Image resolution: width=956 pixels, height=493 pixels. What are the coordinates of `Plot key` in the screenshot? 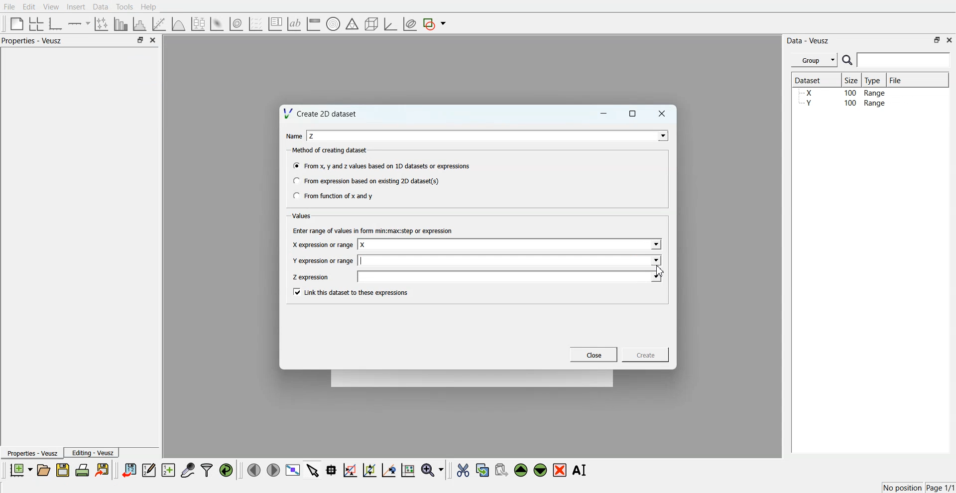 It's located at (275, 24).